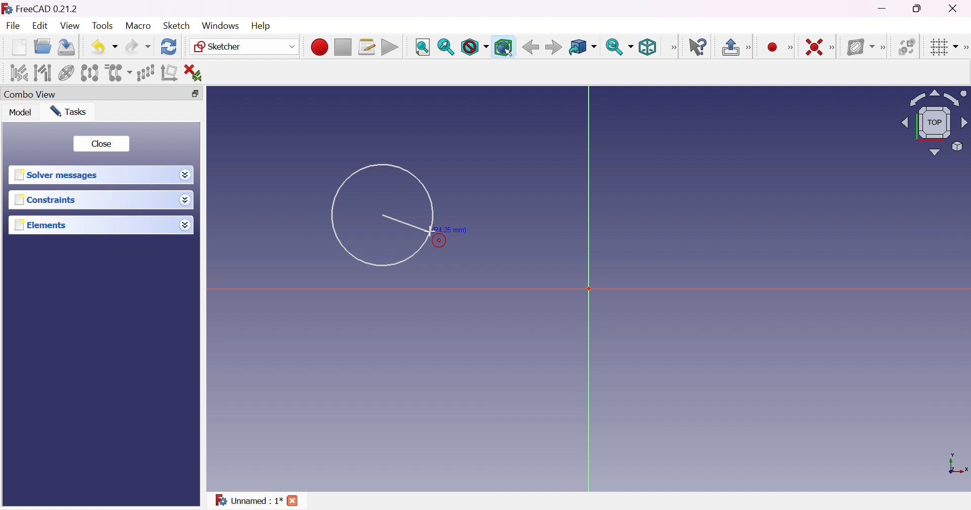 The height and width of the screenshot is (510, 971). What do you see at coordinates (729, 47) in the screenshot?
I see `Leave sketch` at bounding box center [729, 47].